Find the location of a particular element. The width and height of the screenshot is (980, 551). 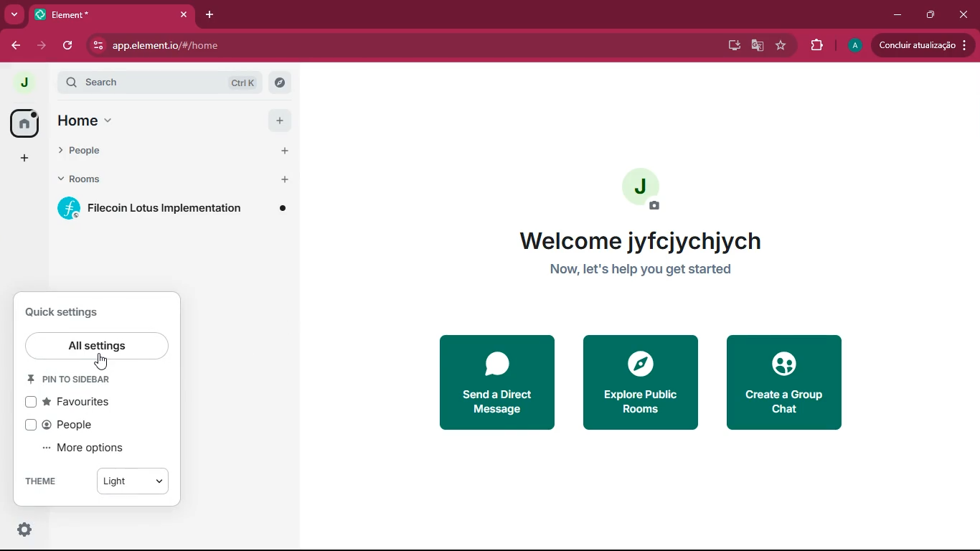

favourites is located at coordinates (84, 402).